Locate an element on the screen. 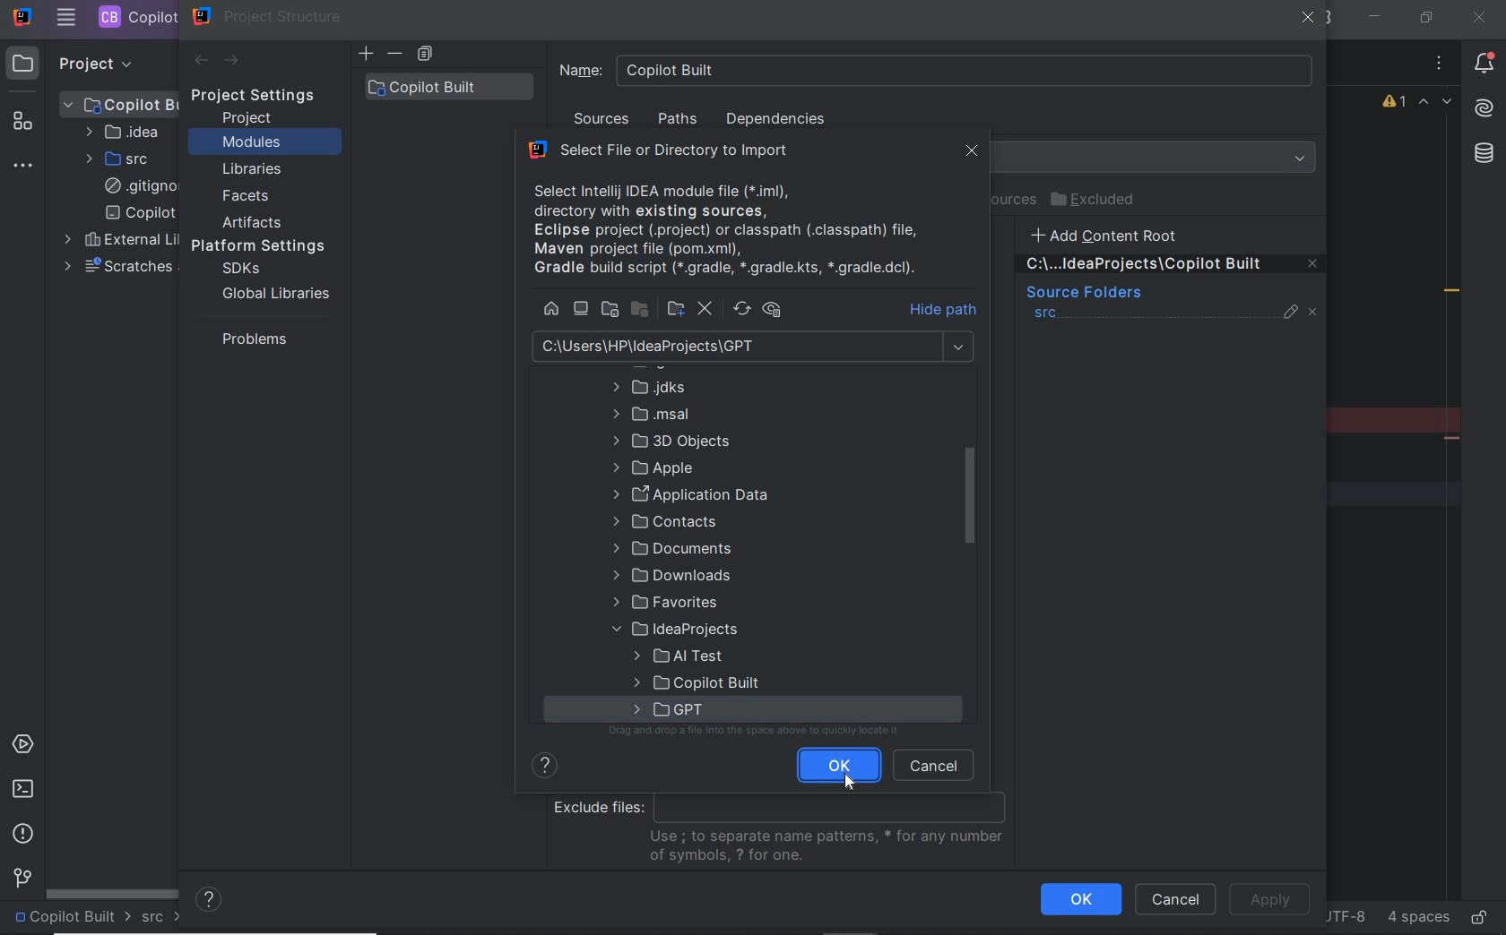 This screenshot has width=1506, height=935. hide is located at coordinates (946, 309).